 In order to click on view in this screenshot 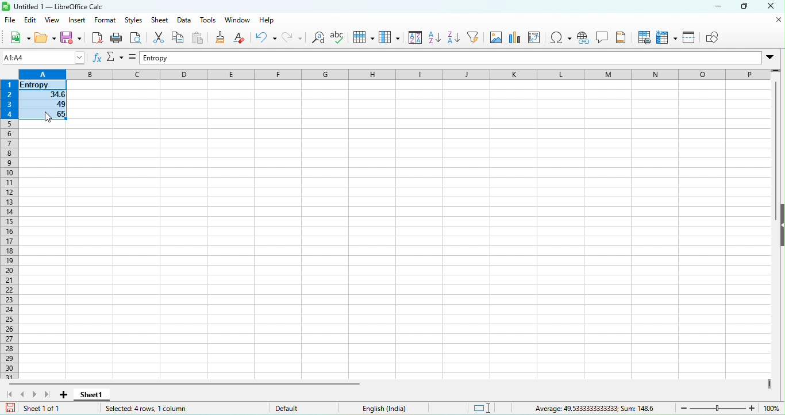, I will do `click(53, 21)`.